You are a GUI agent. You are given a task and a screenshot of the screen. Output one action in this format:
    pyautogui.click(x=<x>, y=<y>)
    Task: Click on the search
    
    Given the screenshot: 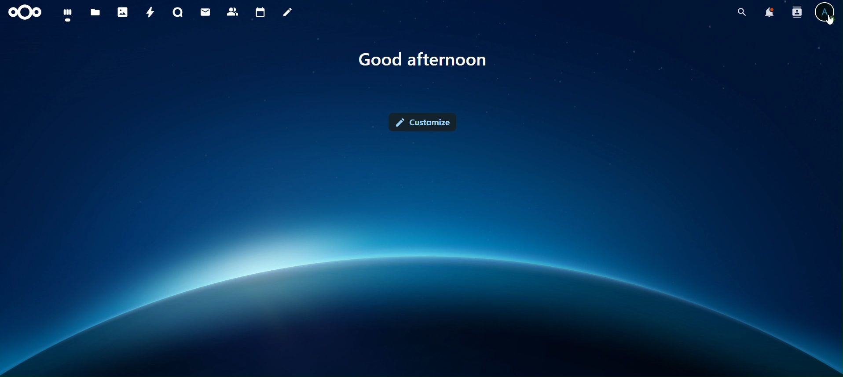 What is the action you would take?
    pyautogui.click(x=740, y=12)
    